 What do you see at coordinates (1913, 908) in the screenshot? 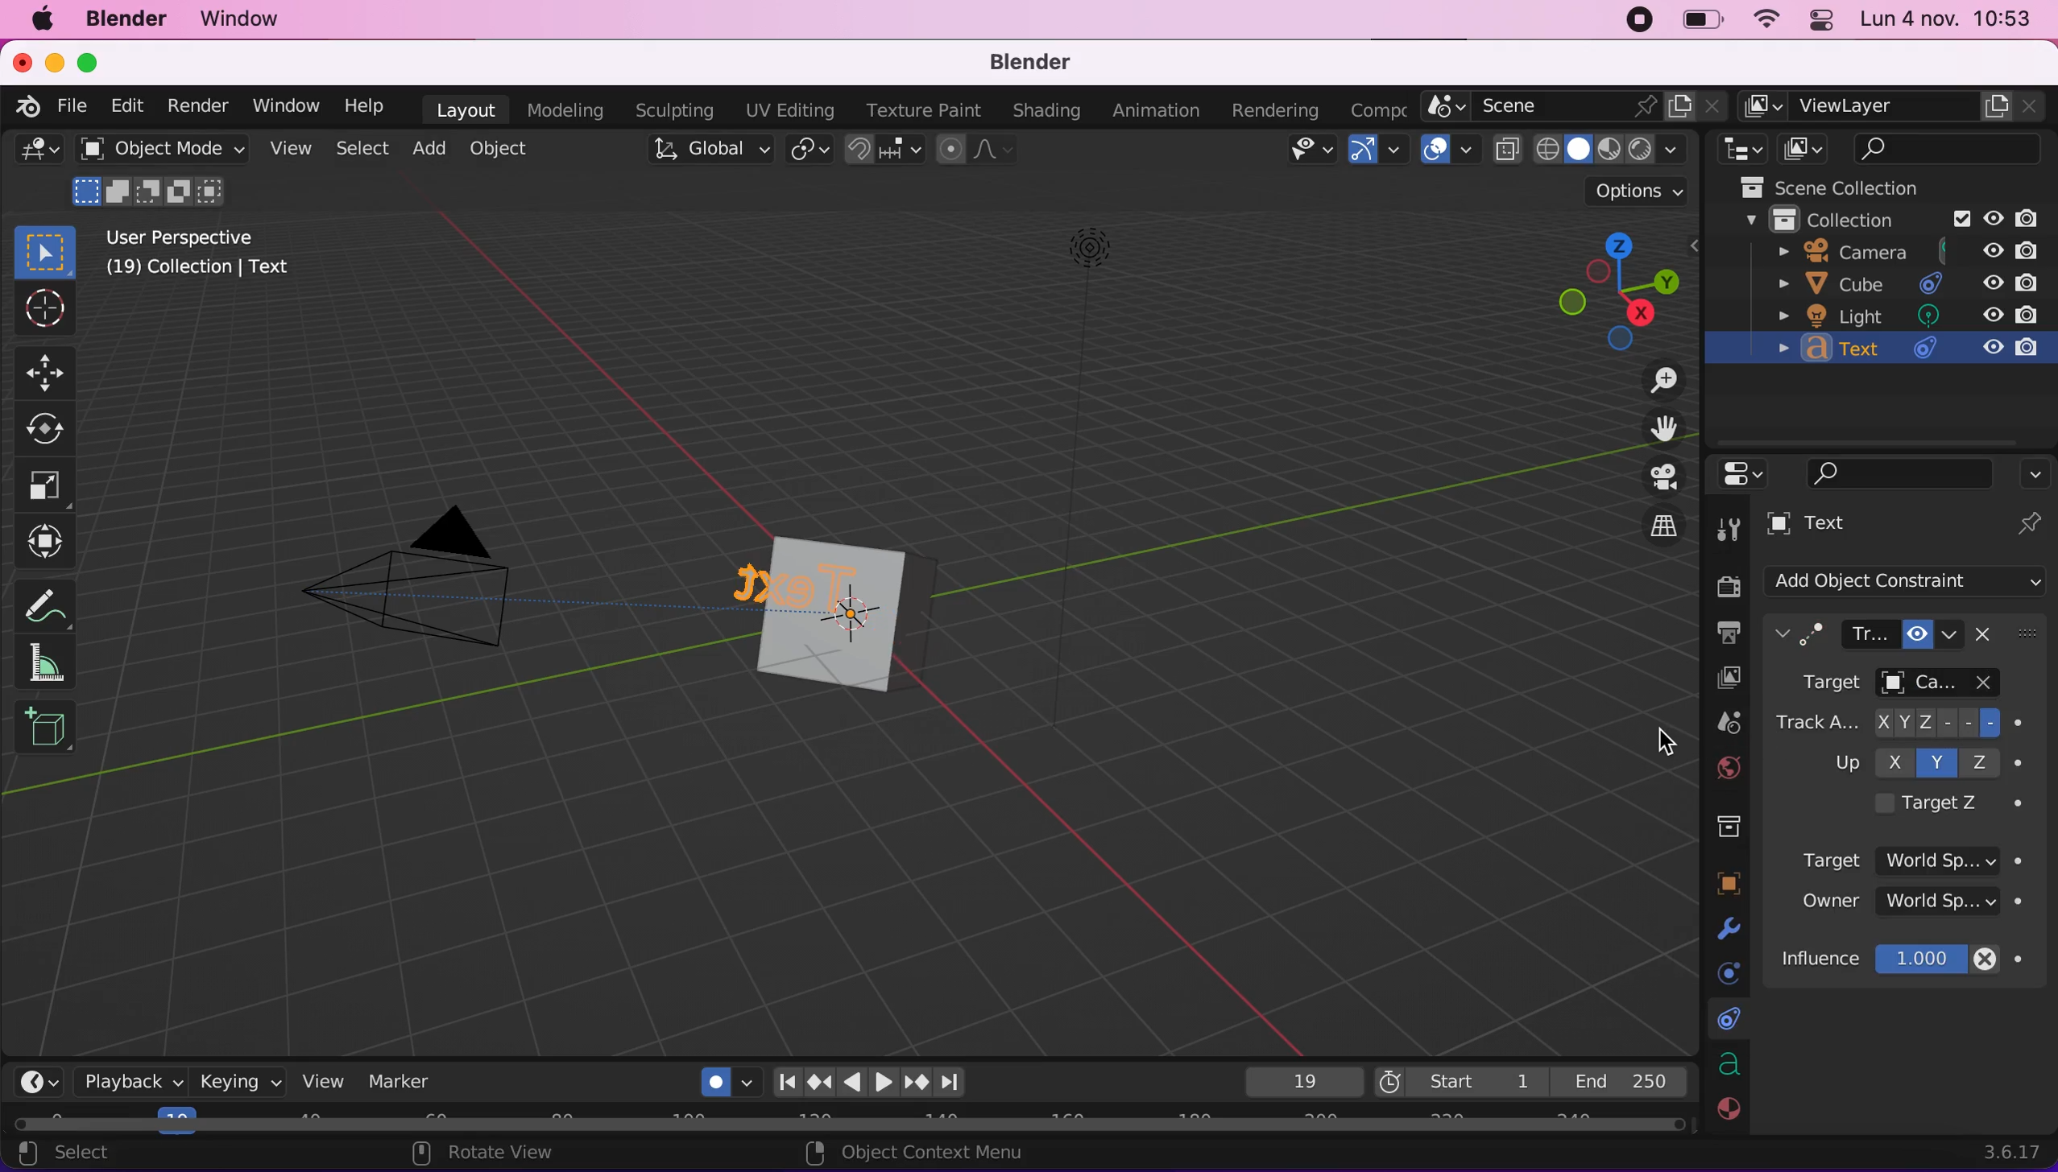
I see `owner` at bounding box center [1913, 908].